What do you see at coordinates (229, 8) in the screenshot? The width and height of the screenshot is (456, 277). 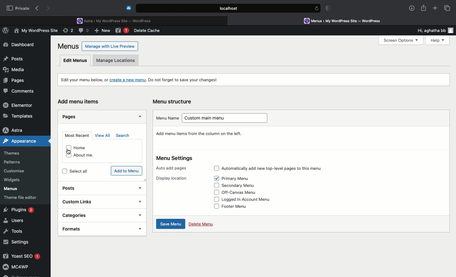 I see `Local.host` at bounding box center [229, 8].